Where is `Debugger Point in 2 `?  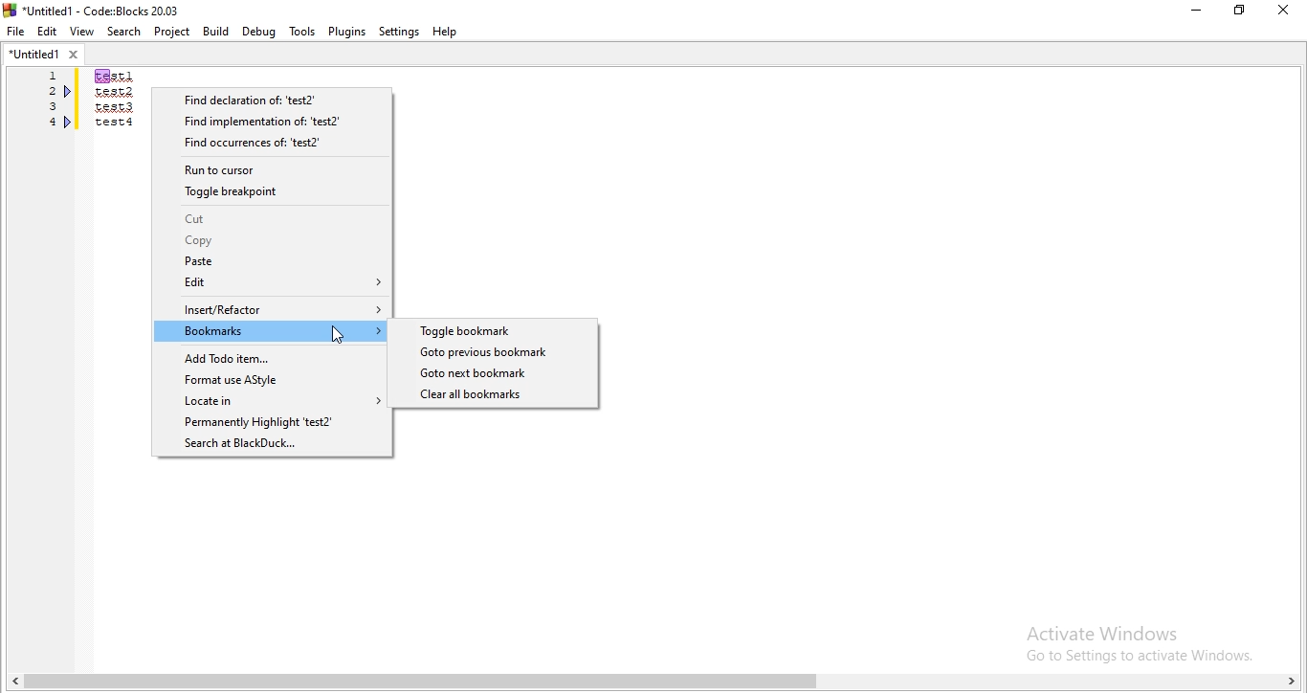 Debugger Point in 2  is located at coordinates (69, 91).